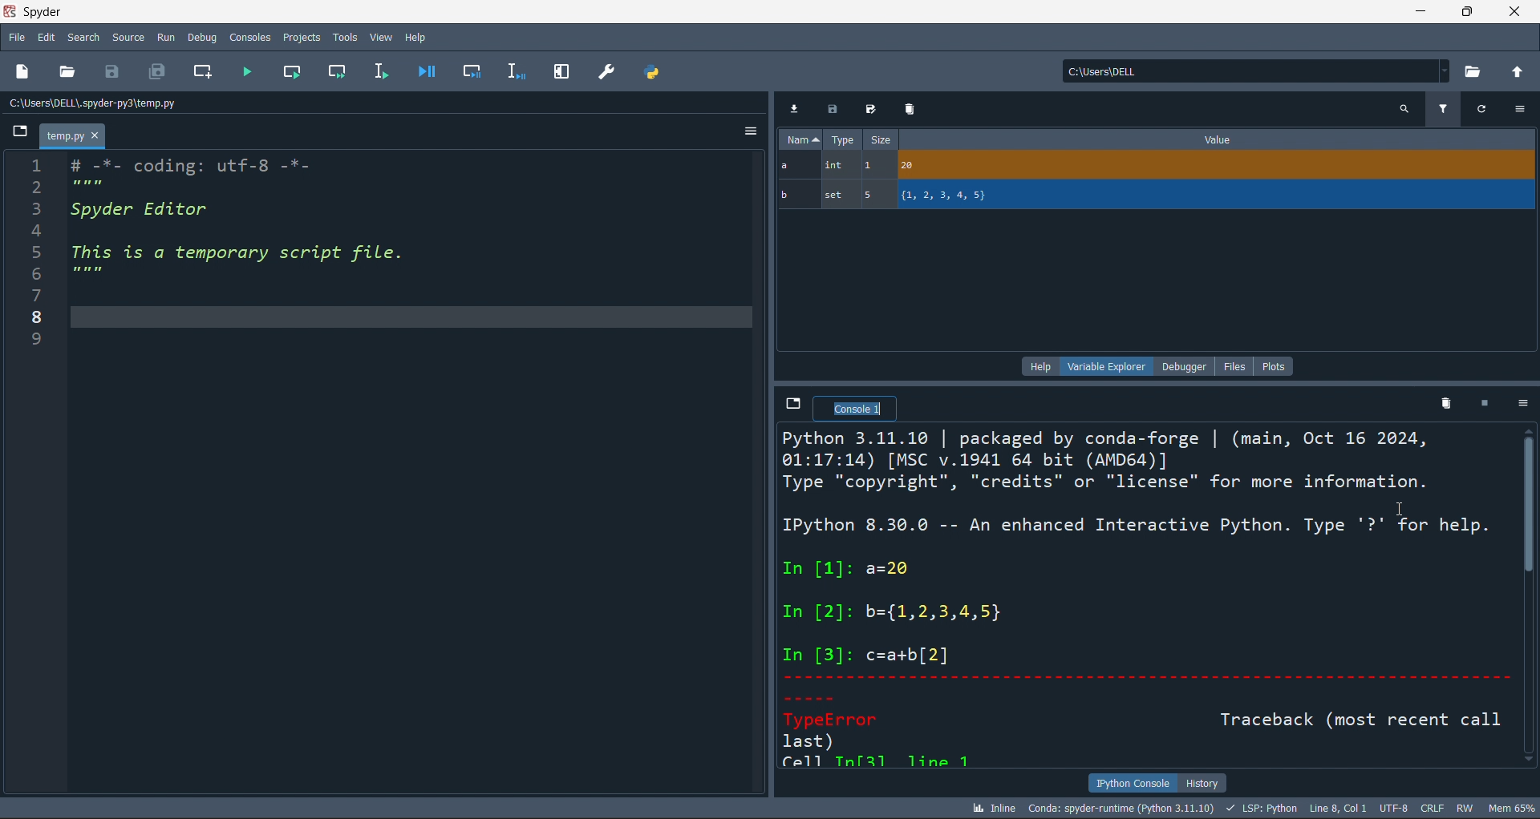  Describe the element at coordinates (1238, 365) in the screenshot. I see `file` at that location.